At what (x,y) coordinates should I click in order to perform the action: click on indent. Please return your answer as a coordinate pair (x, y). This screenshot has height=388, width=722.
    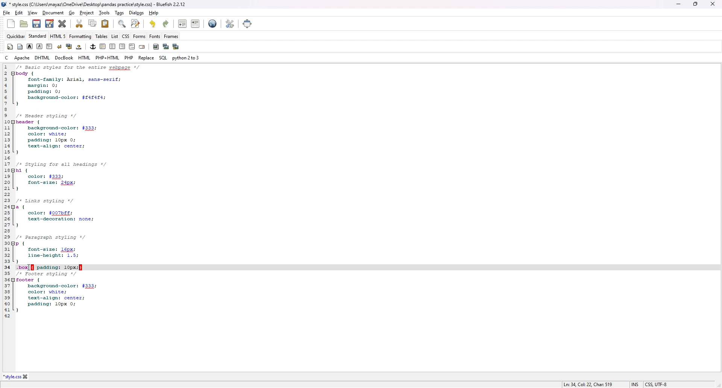
    Looking at the image, I should click on (196, 24).